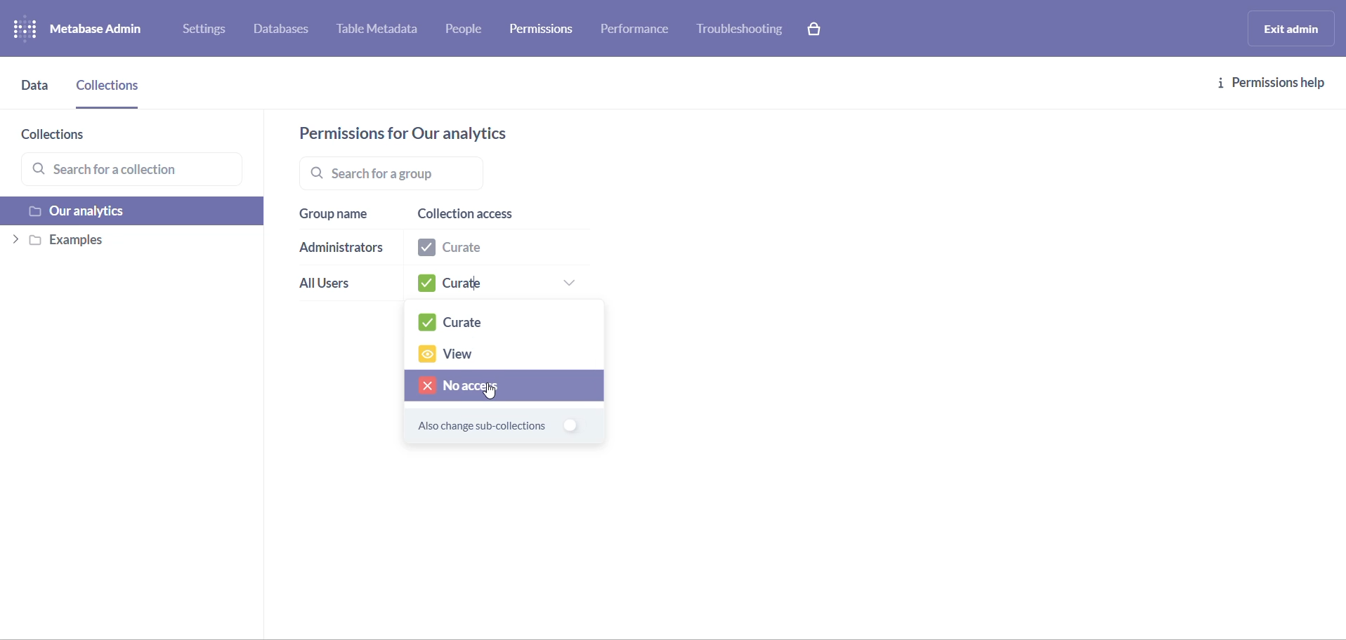  What do you see at coordinates (504, 355) in the screenshot?
I see `view` at bounding box center [504, 355].